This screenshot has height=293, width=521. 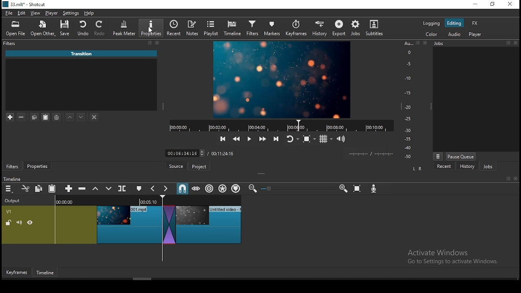 I want to click on lift, so click(x=96, y=189).